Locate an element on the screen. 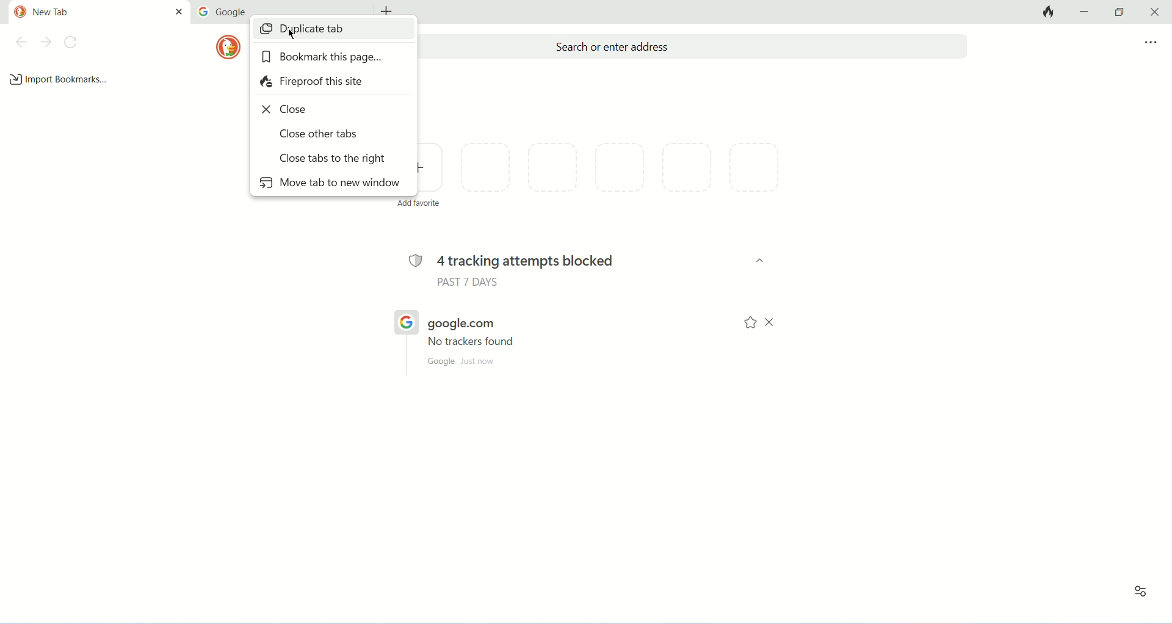 The width and height of the screenshot is (1172, 624). mouse cursor is located at coordinates (295, 35).